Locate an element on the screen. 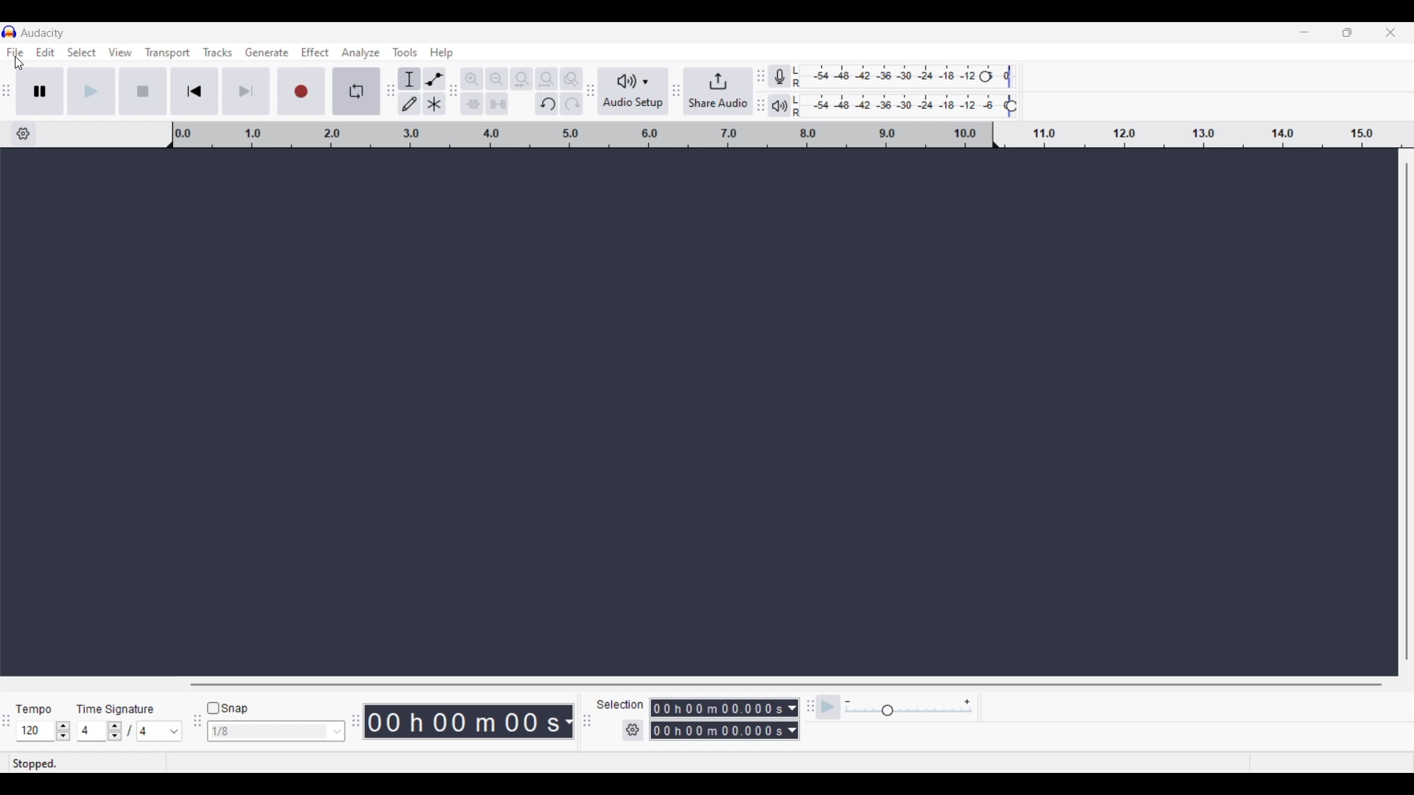 This screenshot has height=795, width=1414. Selection tool is located at coordinates (409, 79).